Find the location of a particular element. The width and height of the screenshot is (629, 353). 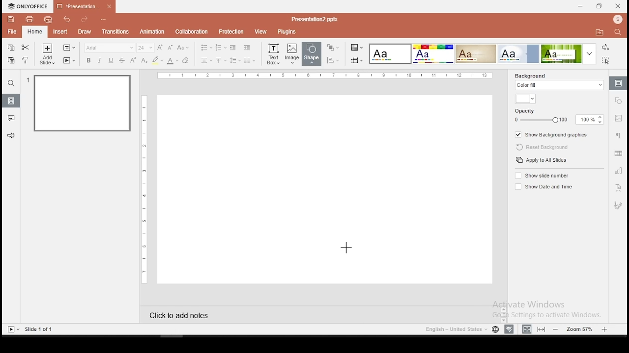

add slide is located at coordinates (47, 54).